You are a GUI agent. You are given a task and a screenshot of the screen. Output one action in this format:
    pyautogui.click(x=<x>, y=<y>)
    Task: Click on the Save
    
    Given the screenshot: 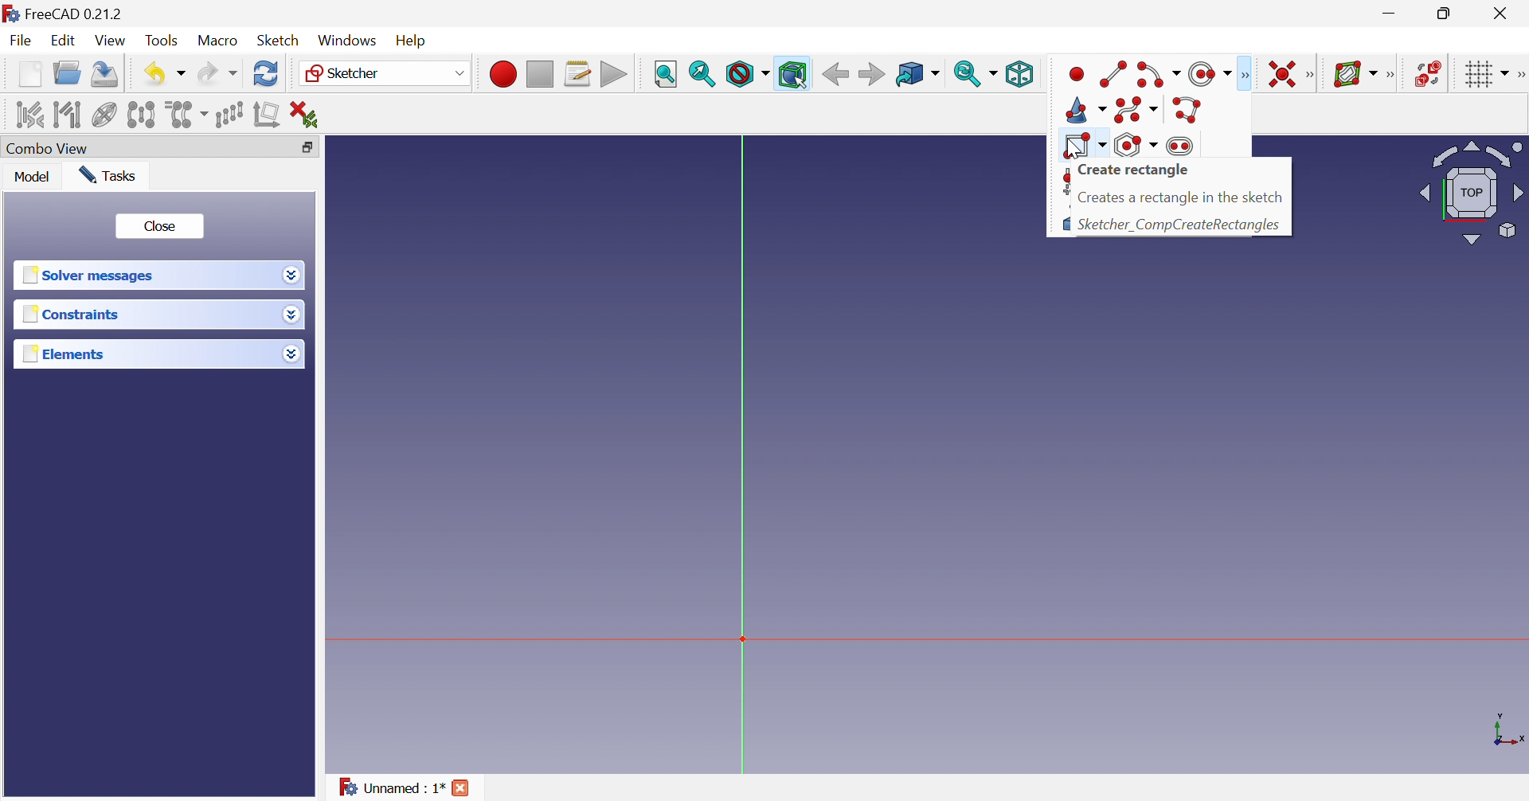 What is the action you would take?
    pyautogui.click(x=162, y=74)
    